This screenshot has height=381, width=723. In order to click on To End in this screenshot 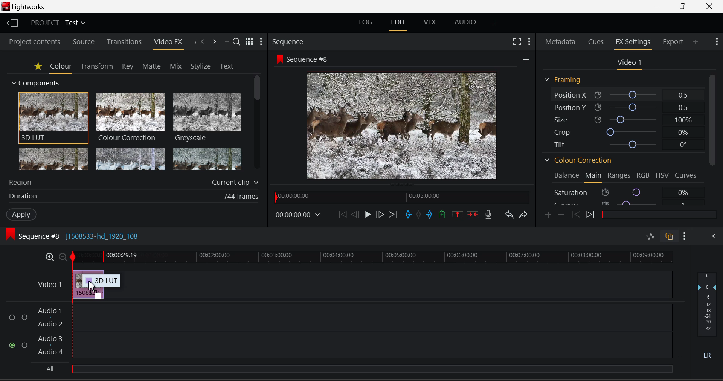, I will do `click(393, 216)`.